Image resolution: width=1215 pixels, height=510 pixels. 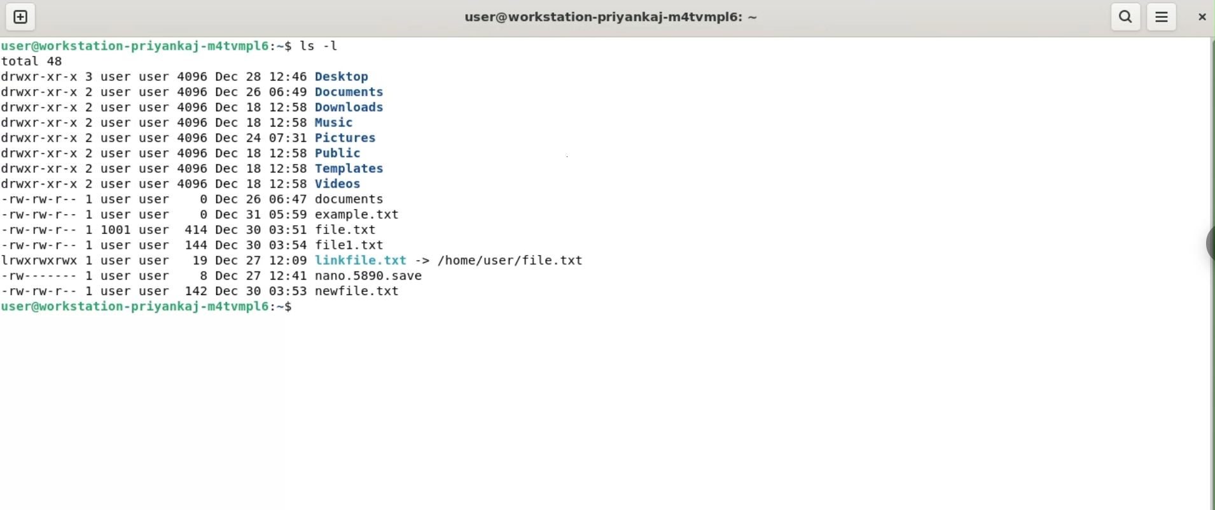 I want to click on search, so click(x=1125, y=17).